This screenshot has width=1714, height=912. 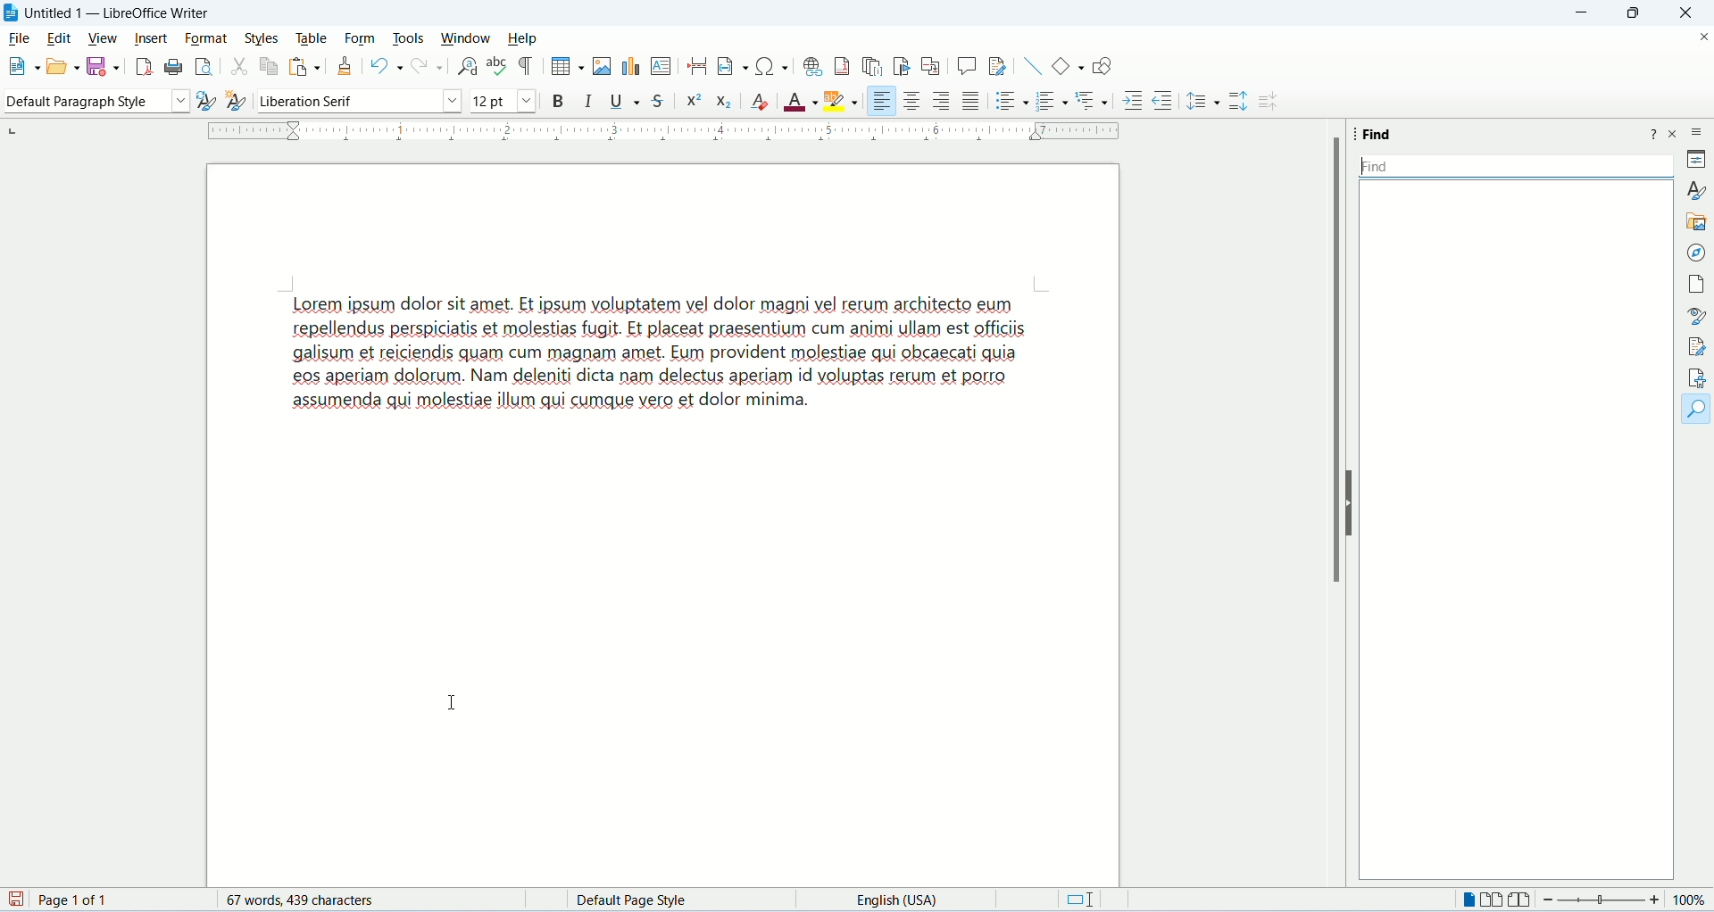 What do you see at coordinates (1162, 100) in the screenshot?
I see `decrease indent` at bounding box center [1162, 100].